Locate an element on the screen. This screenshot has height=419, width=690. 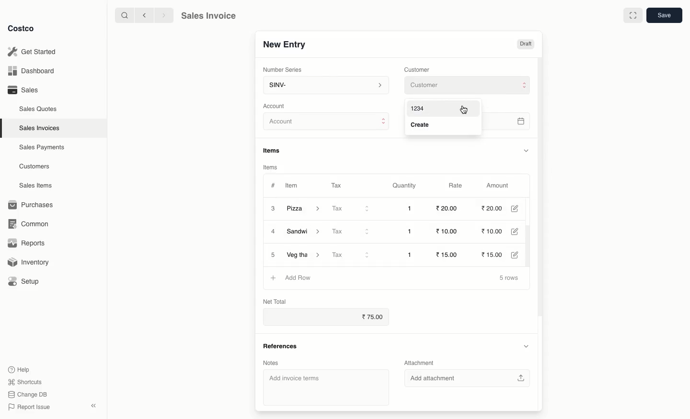
Sales Invoice is located at coordinates (208, 17).